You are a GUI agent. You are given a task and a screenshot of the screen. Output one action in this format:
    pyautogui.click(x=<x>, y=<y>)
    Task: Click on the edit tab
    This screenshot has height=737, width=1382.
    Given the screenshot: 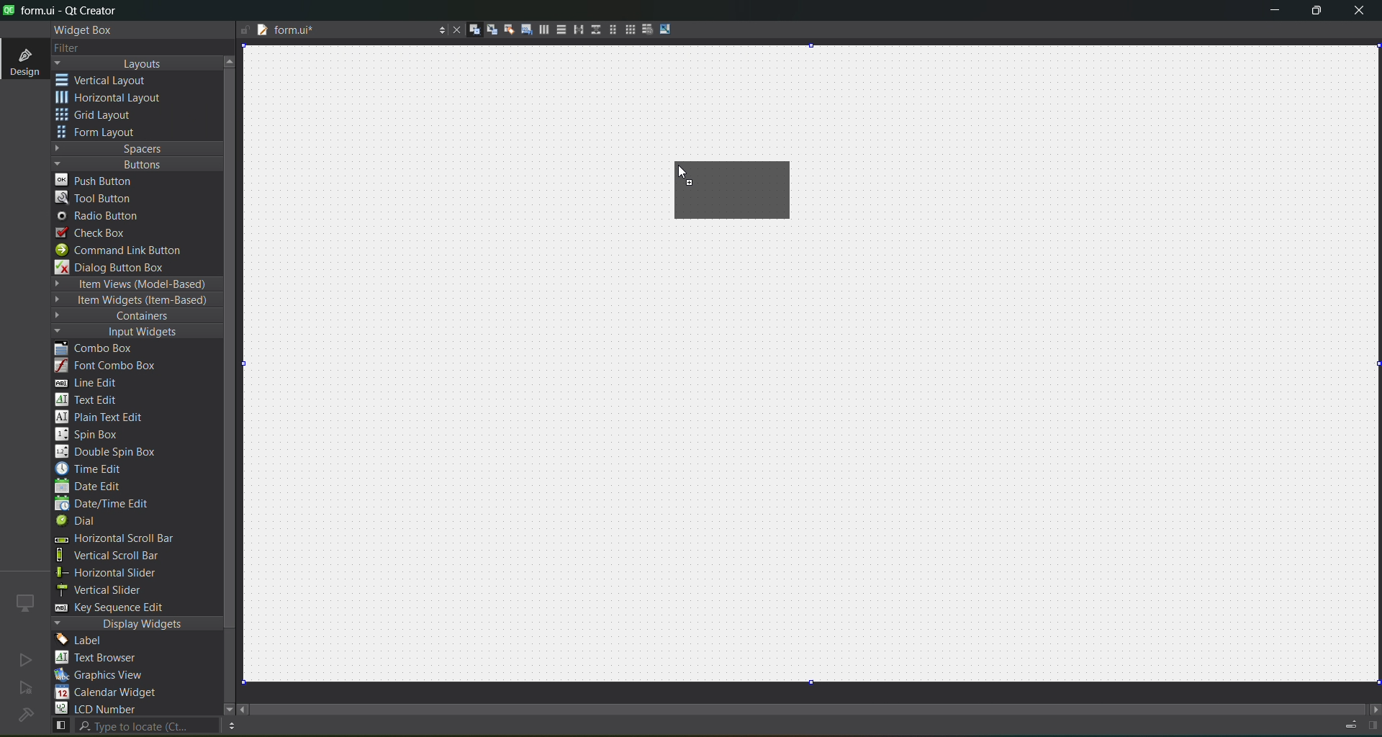 What is the action you would take?
    pyautogui.click(x=521, y=32)
    